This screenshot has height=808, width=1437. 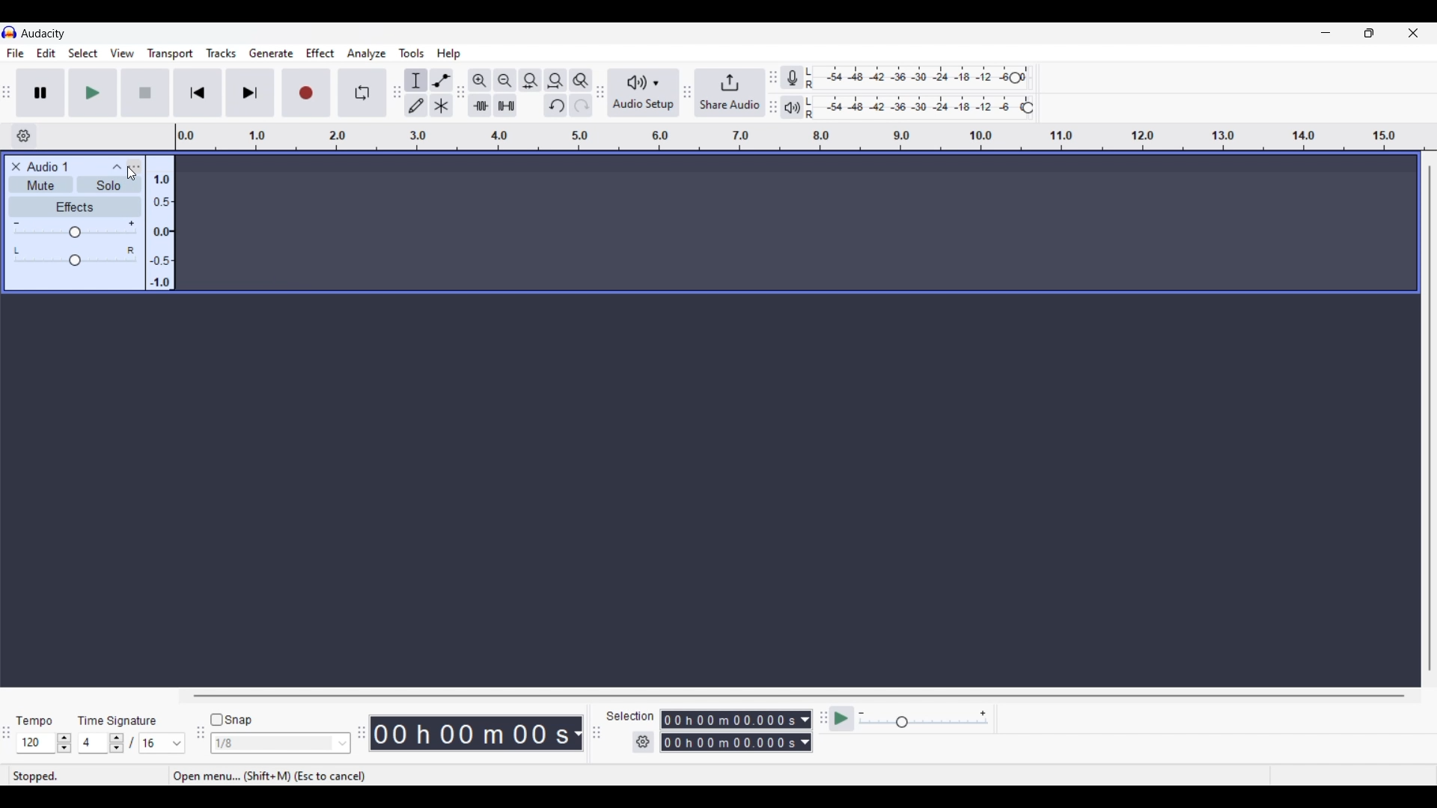 What do you see at coordinates (160, 227) in the screenshot?
I see `Scale` at bounding box center [160, 227].